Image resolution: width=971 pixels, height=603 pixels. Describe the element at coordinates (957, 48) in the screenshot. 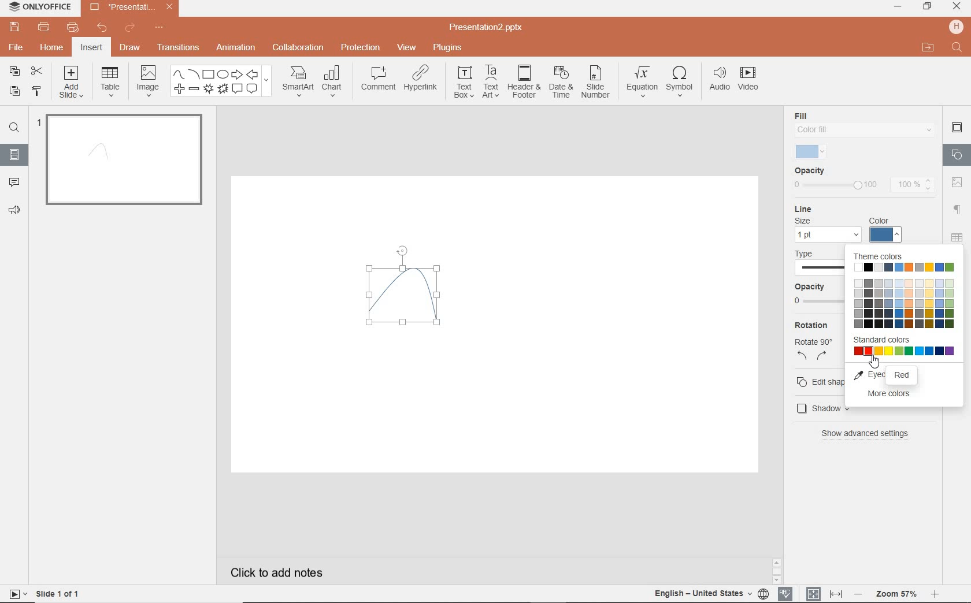

I see `FIND` at that location.